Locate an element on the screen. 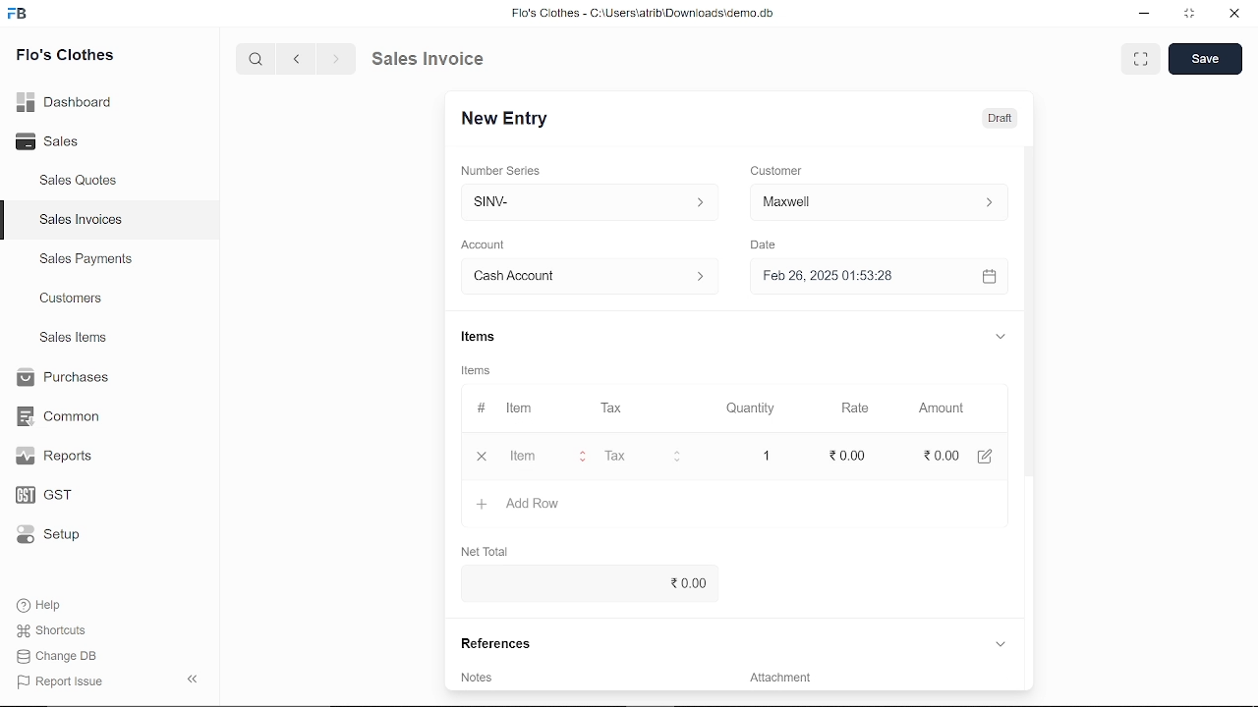 The image size is (1258, 707). Customer is located at coordinates (778, 170).